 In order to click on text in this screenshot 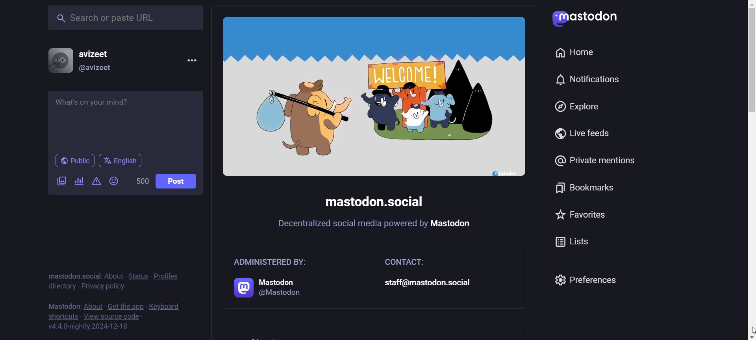, I will do `click(72, 272)`.